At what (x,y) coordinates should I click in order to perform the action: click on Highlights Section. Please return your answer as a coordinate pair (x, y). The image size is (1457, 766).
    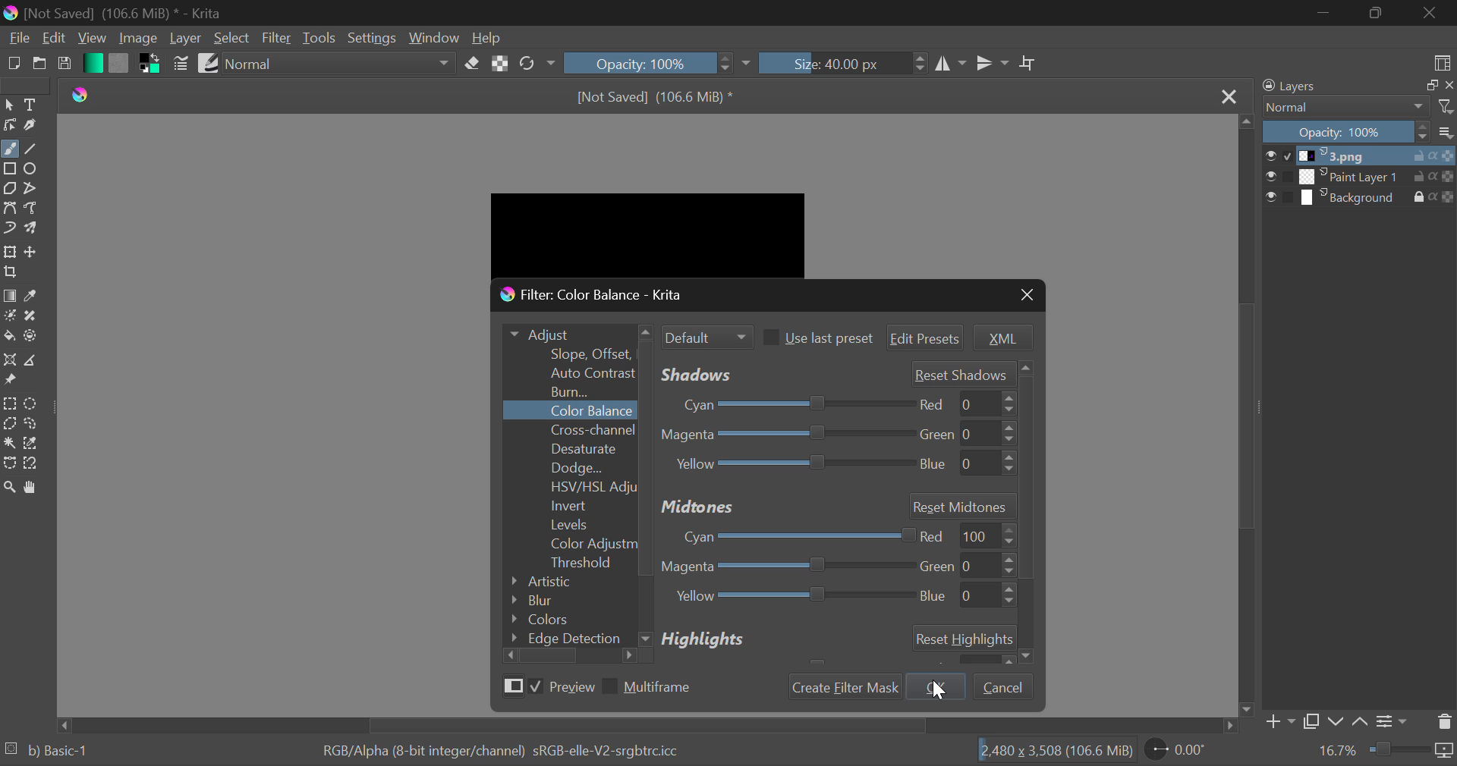
    Looking at the image, I should click on (832, 642).